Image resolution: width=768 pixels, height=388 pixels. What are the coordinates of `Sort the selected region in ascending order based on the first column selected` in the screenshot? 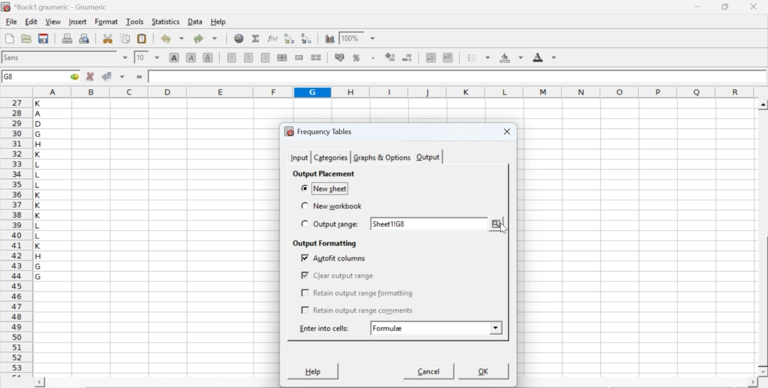 It's located at (291, 38).